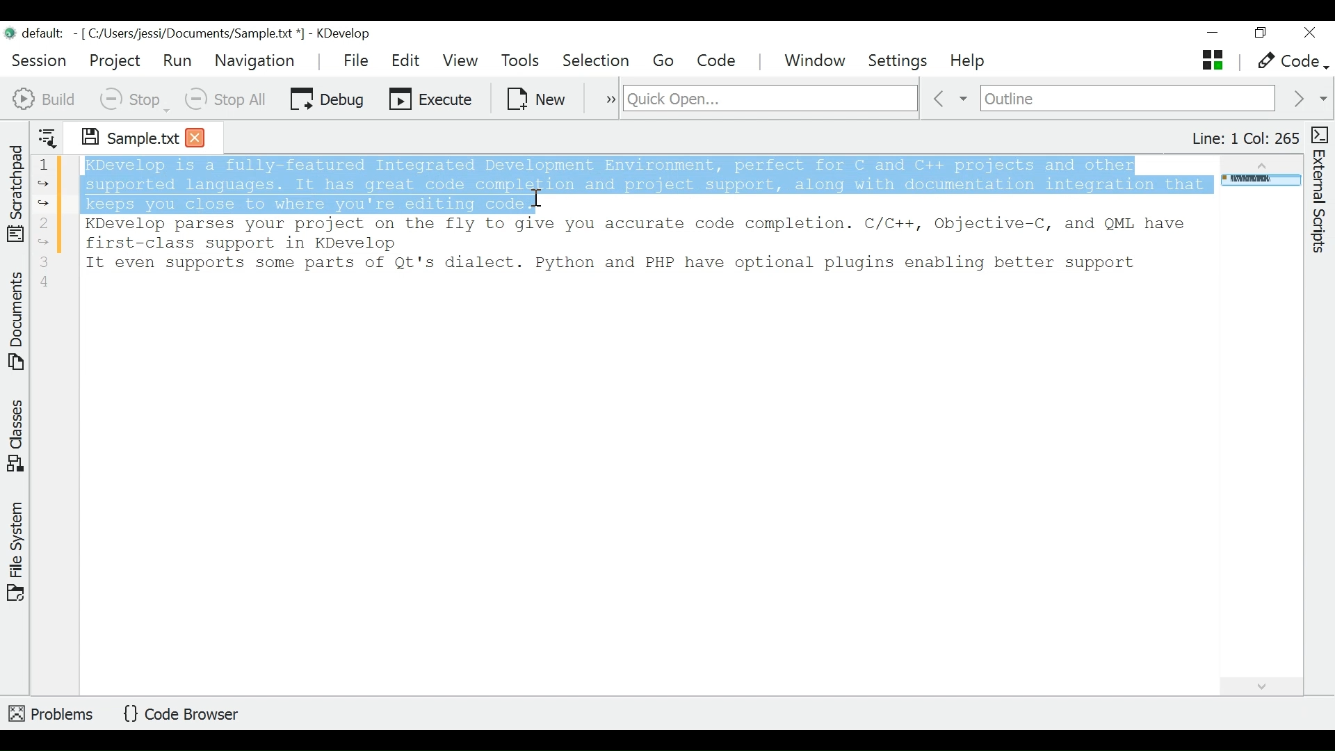 The width and height of the screenshot is (1335, 751). What do you see at coordinates (1259, 35) in the screenshot?
I see `Restore` at bounding box center [1259, 35].